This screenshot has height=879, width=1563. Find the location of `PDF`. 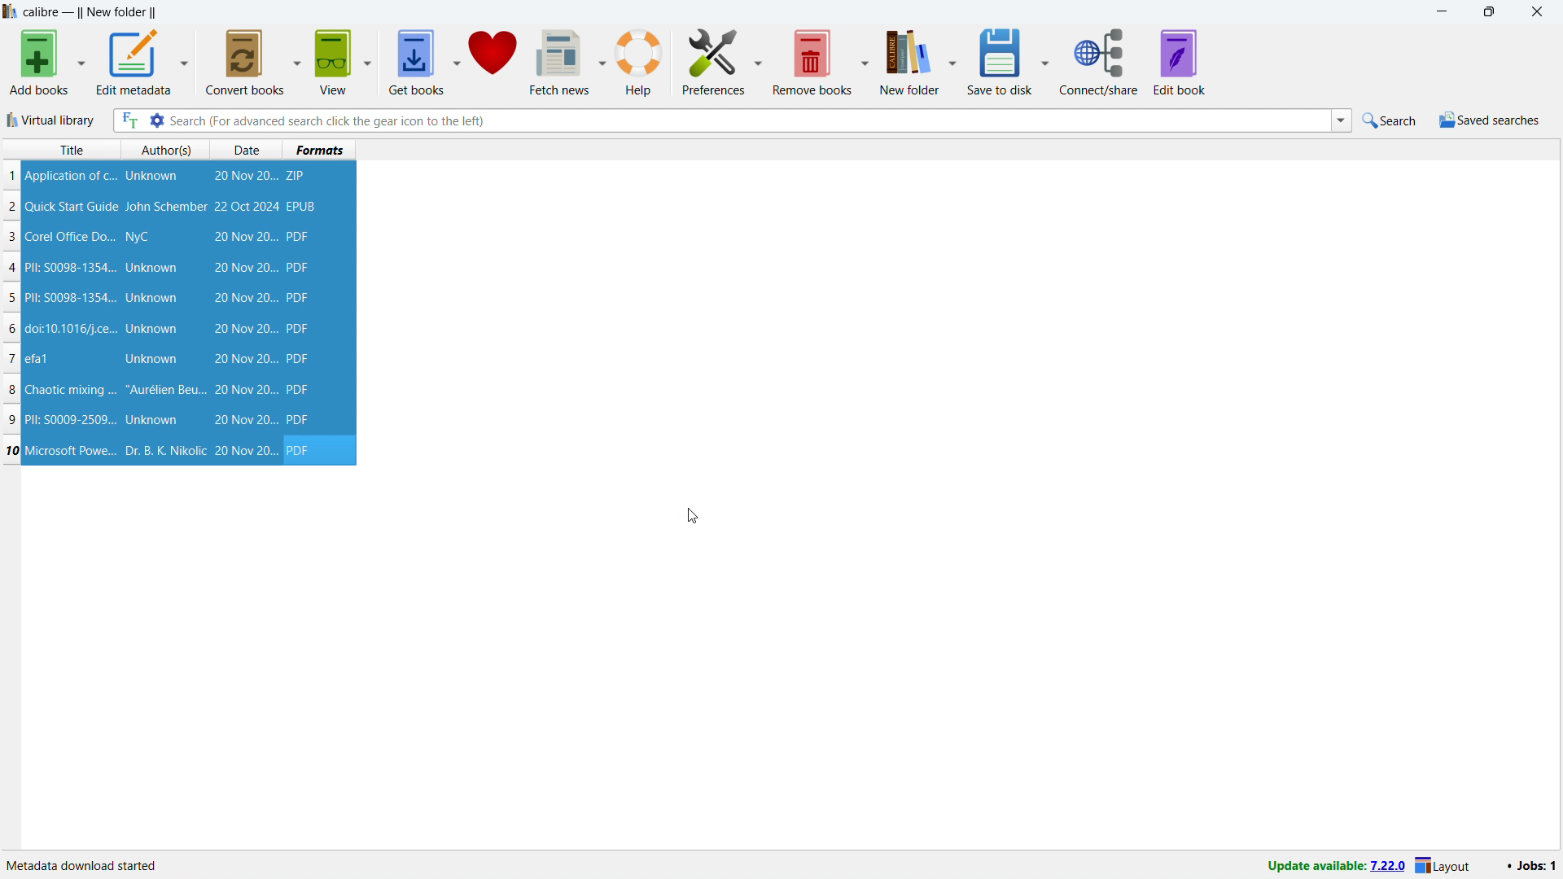

PDF is located at coordinates (300, 329).